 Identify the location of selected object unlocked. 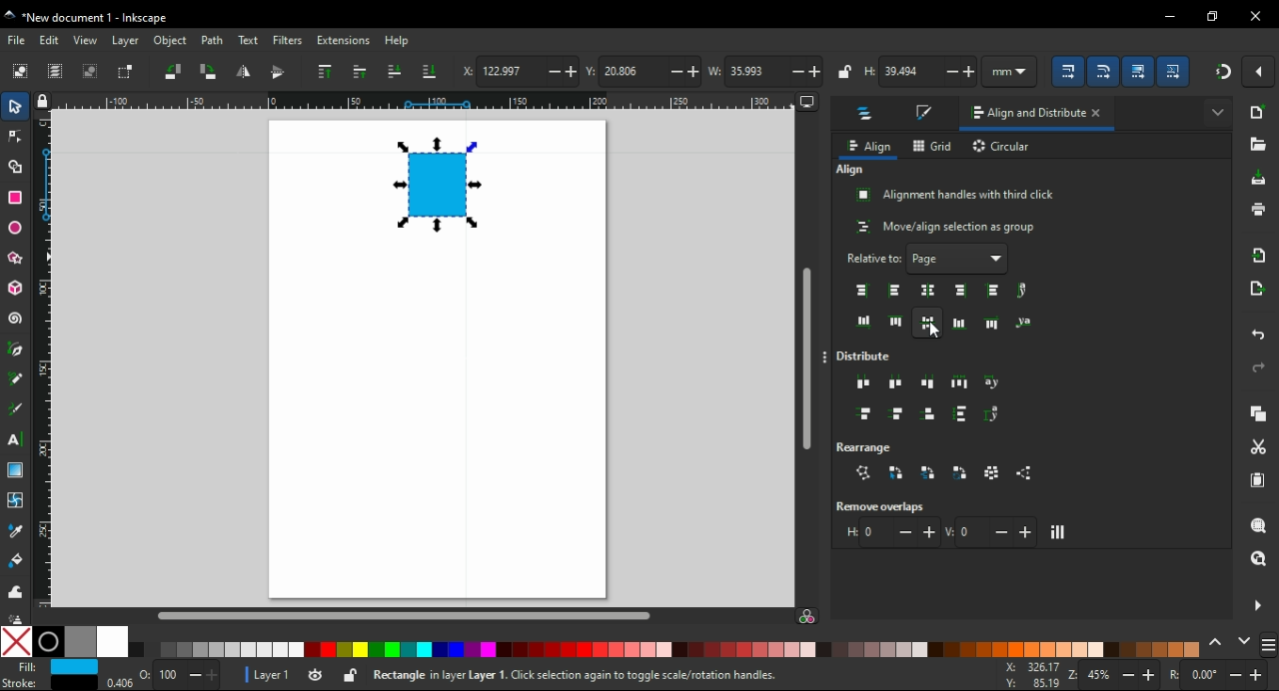
(351, 675).